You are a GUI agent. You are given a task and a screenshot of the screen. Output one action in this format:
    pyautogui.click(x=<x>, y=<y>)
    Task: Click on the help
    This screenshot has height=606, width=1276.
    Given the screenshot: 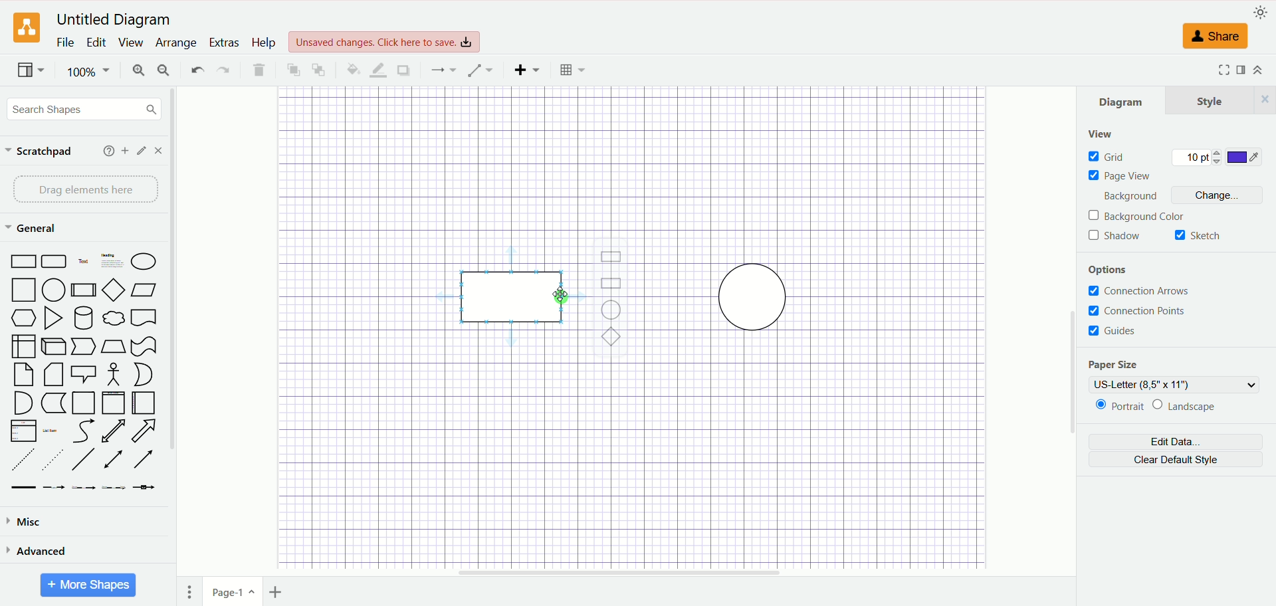 What is the action you would take?
    pyautogui.click(x=264, y=43)
    